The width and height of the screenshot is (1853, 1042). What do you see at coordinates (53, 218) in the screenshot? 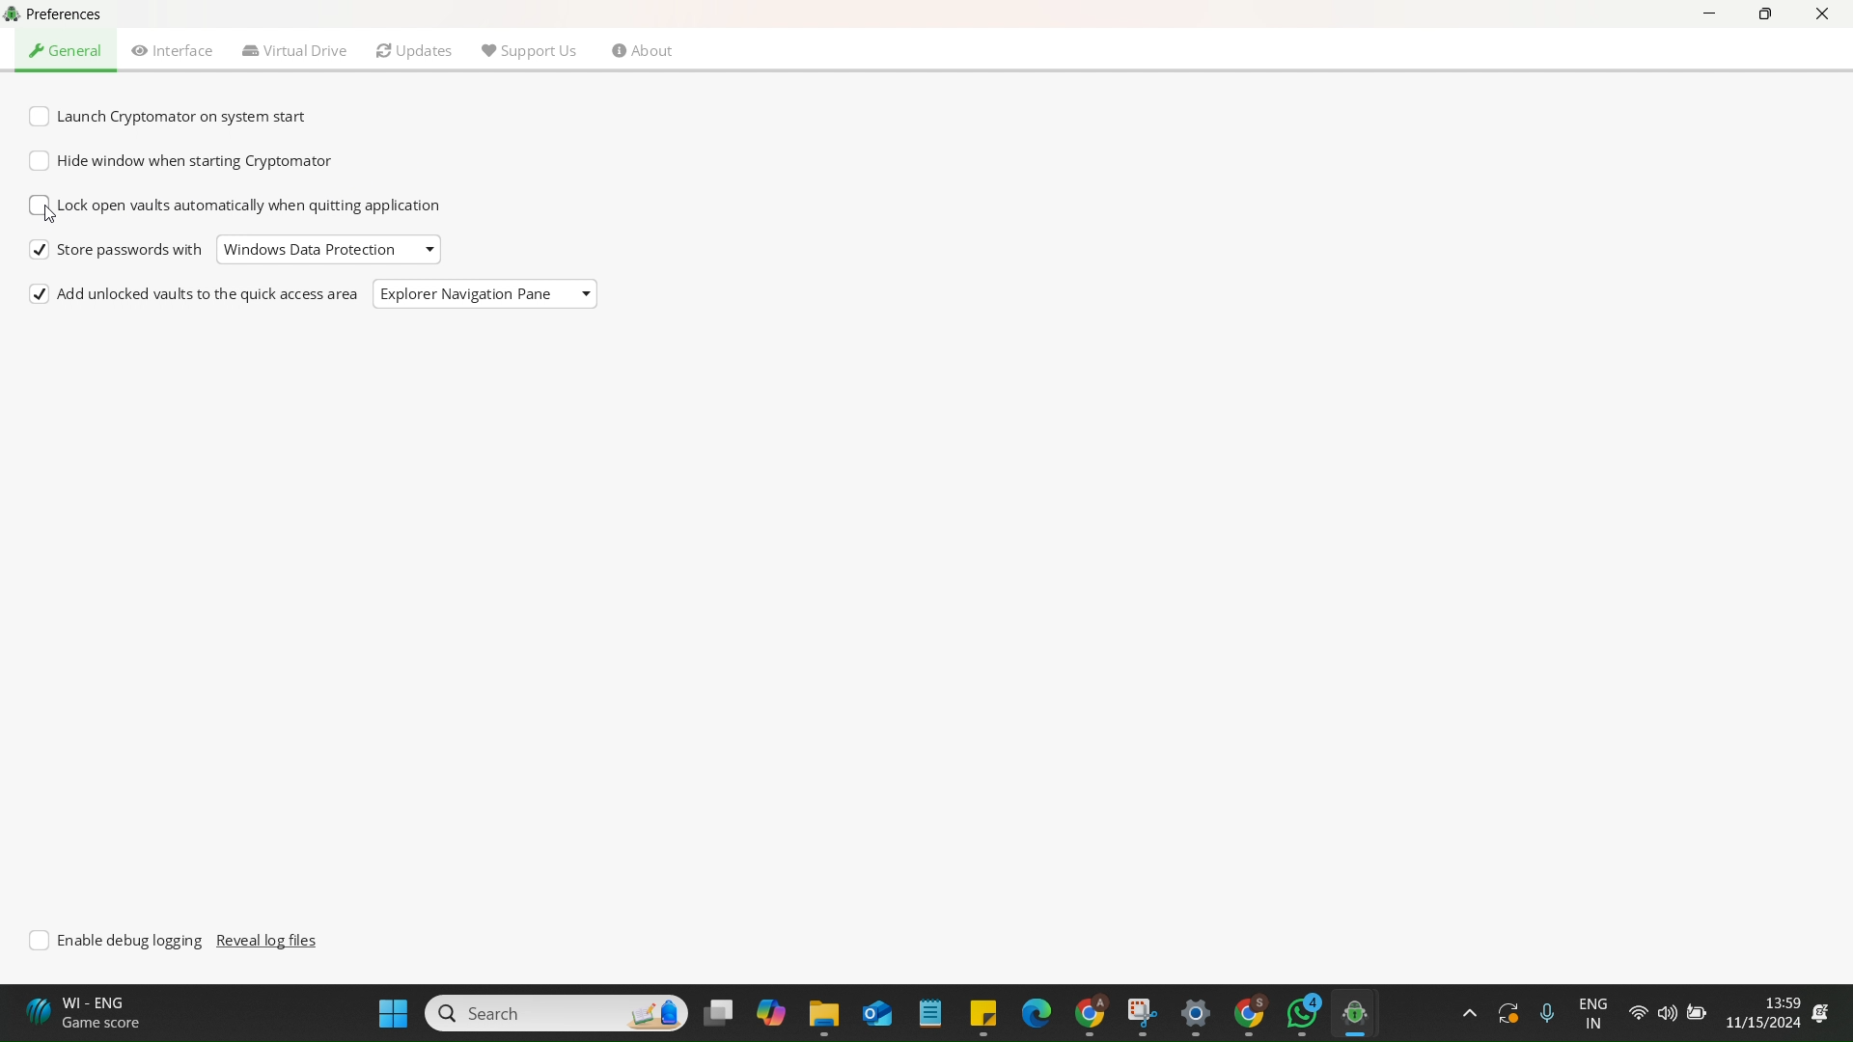
I see `Cursor` at bounding box center [53, 218].